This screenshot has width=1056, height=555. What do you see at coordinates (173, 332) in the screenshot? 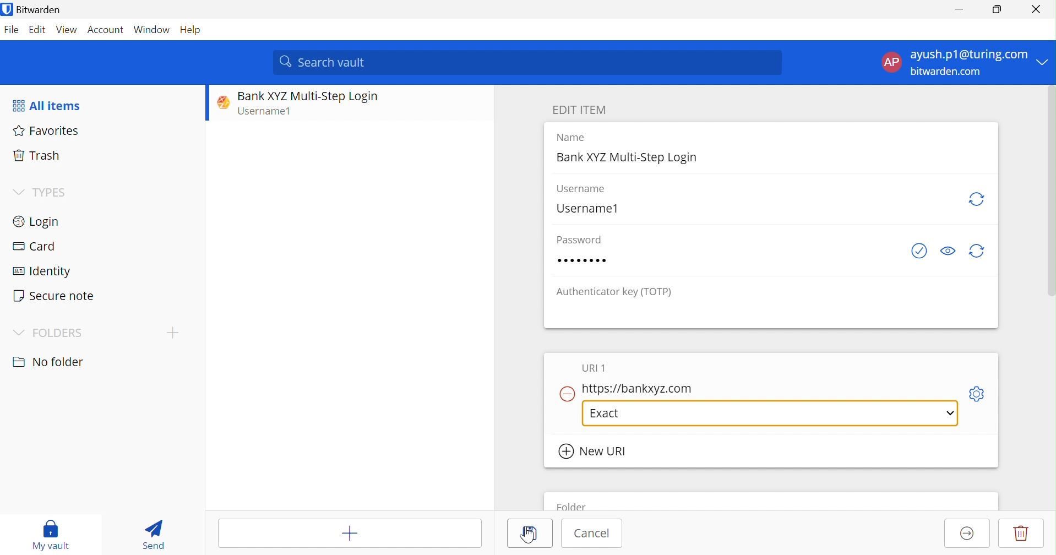
I see `Add folder` at bounding box center [173, 332].